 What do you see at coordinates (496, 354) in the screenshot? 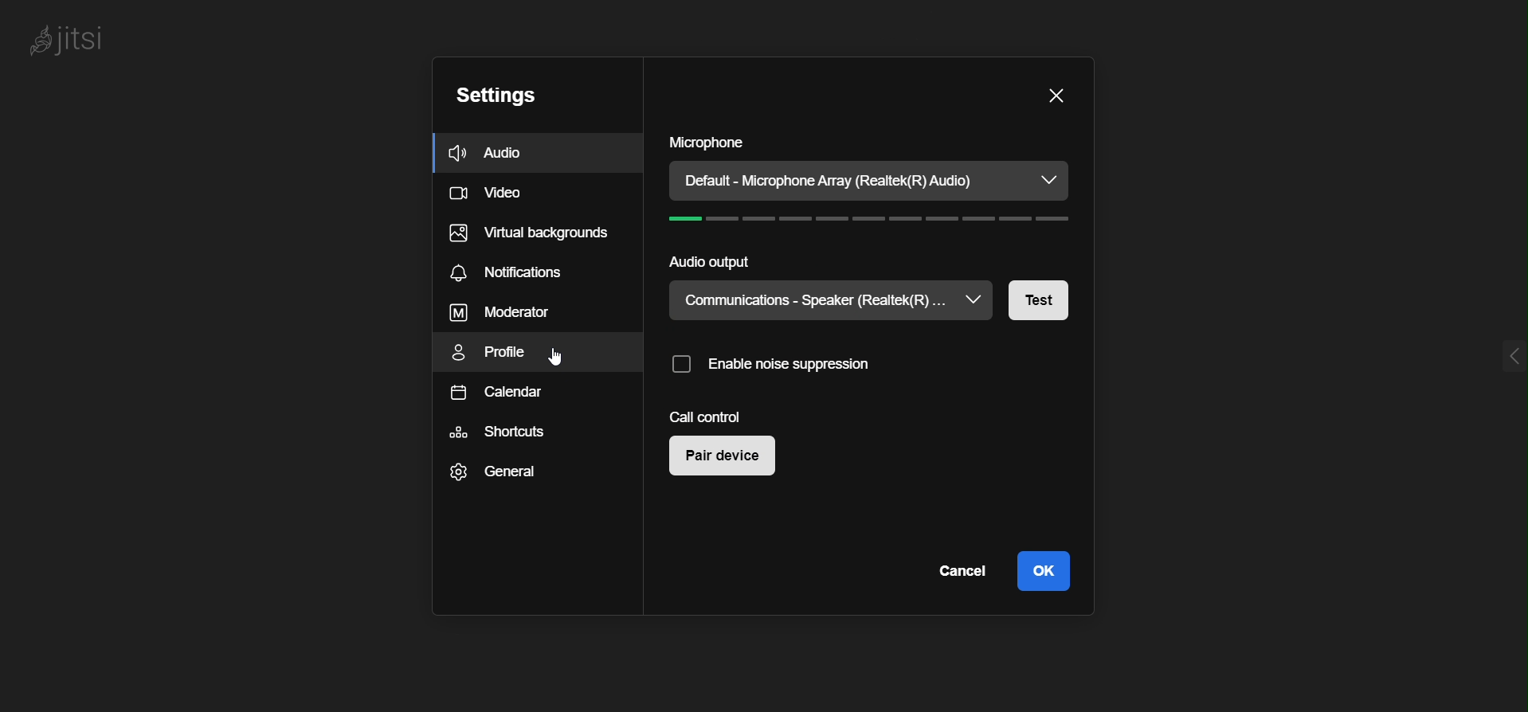
I see `profile` at bounding box center [496, 354].